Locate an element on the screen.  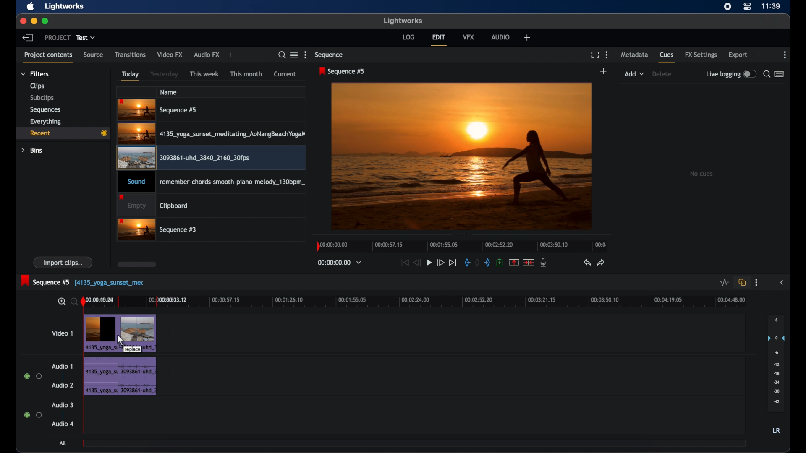
video 1 is located at coordinates (63, 333).